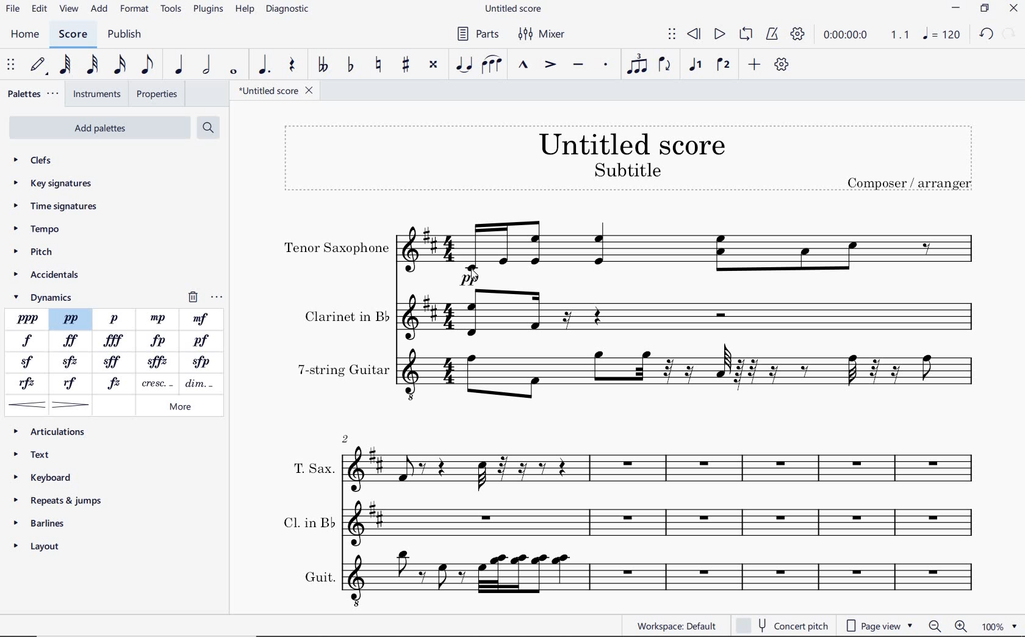 The image size is (1025, 637). What do you see at coordinates (40, 549) in the screenshot?
I see `LAYOUT` at bounding box center [40, 549].